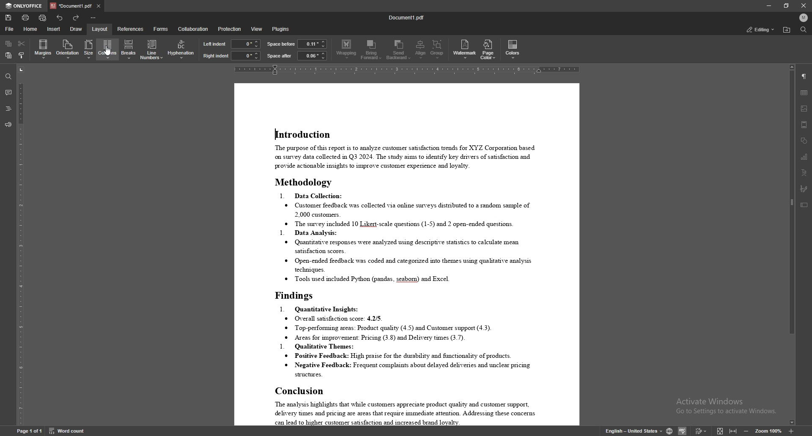 This screenshot has width=812, height=436. I want to click on protection, so click(230, 28).